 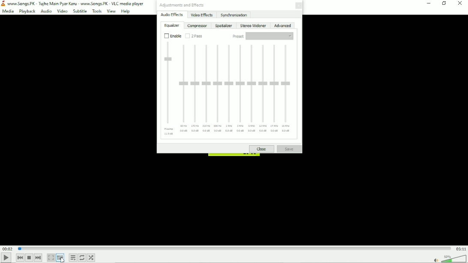 What do you see at coordinates (46, 12) in the screenshot?
I see `Audio` at bounding box center [46, 12].